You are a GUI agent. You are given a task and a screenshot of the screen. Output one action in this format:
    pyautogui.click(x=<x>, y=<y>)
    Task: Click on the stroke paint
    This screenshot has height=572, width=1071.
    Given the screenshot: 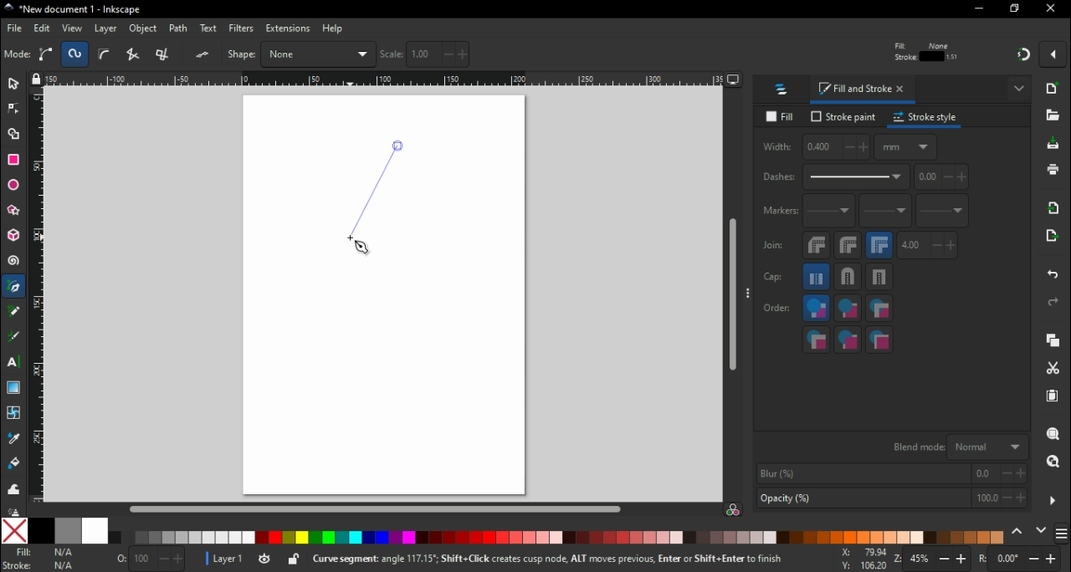 What is the action you would take?
    pyautogui.click(x=842, y=118)
    